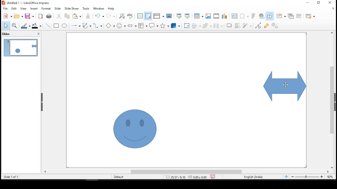  I want to click on close window, so click(330, 3).